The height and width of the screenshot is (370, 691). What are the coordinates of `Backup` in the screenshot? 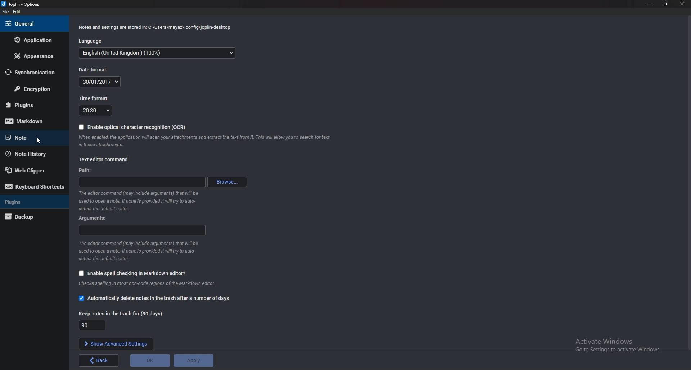 It's located at (30, 217).